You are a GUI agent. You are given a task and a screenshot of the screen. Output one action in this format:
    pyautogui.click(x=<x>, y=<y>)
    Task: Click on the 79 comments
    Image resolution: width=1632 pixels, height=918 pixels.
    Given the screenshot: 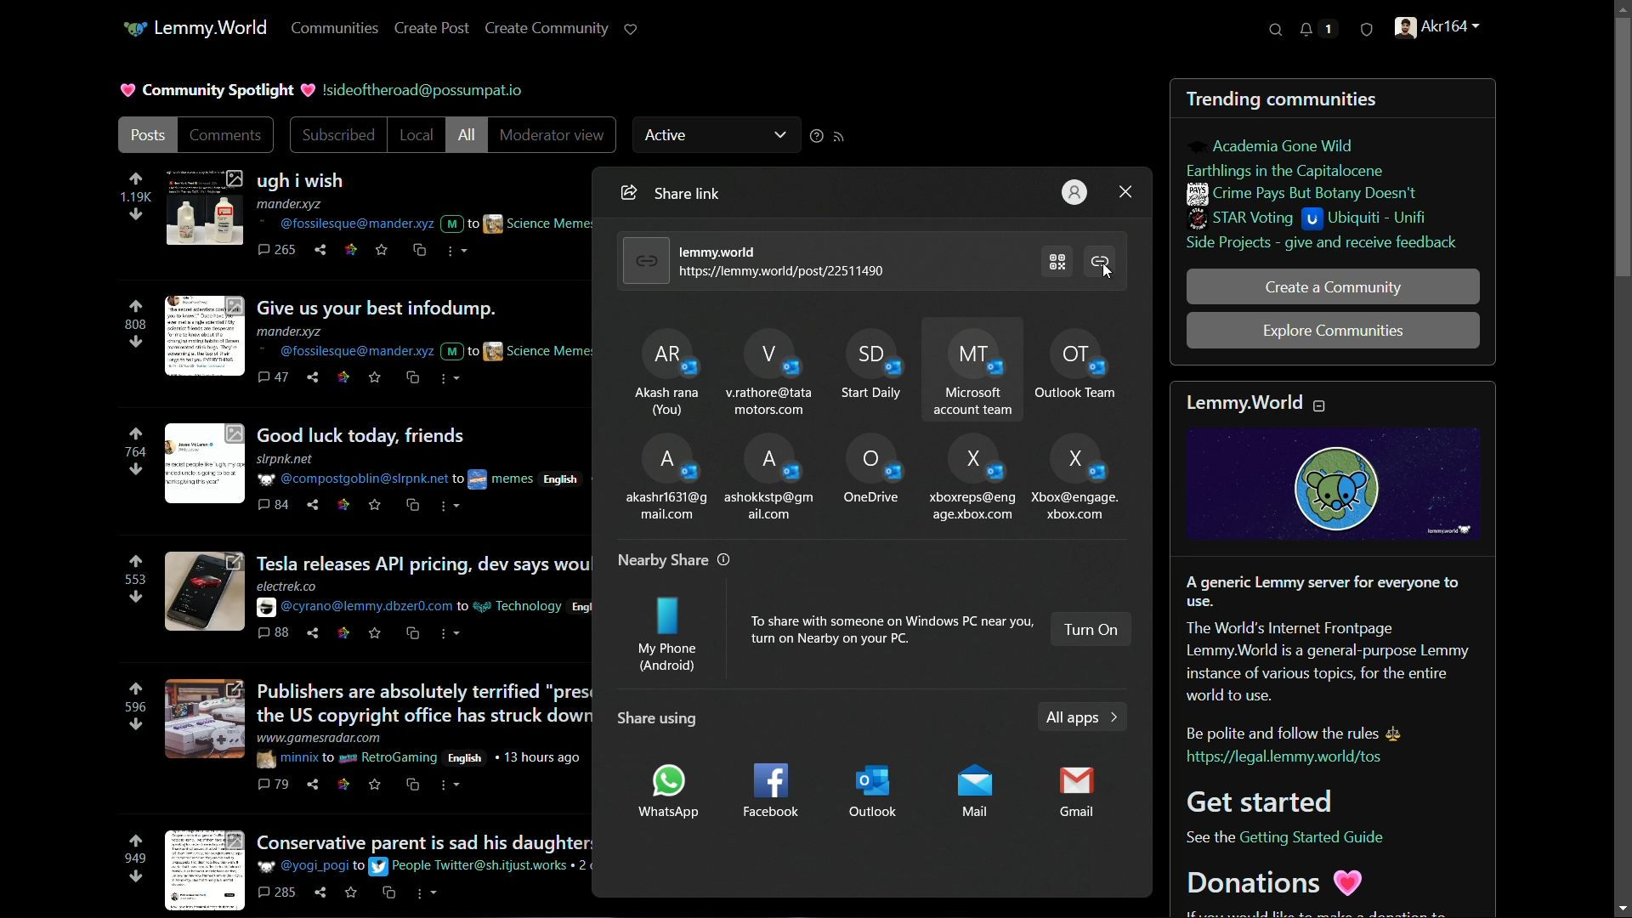 What is the action you would take?
    pyautogui.click(x=275, y=786)
    